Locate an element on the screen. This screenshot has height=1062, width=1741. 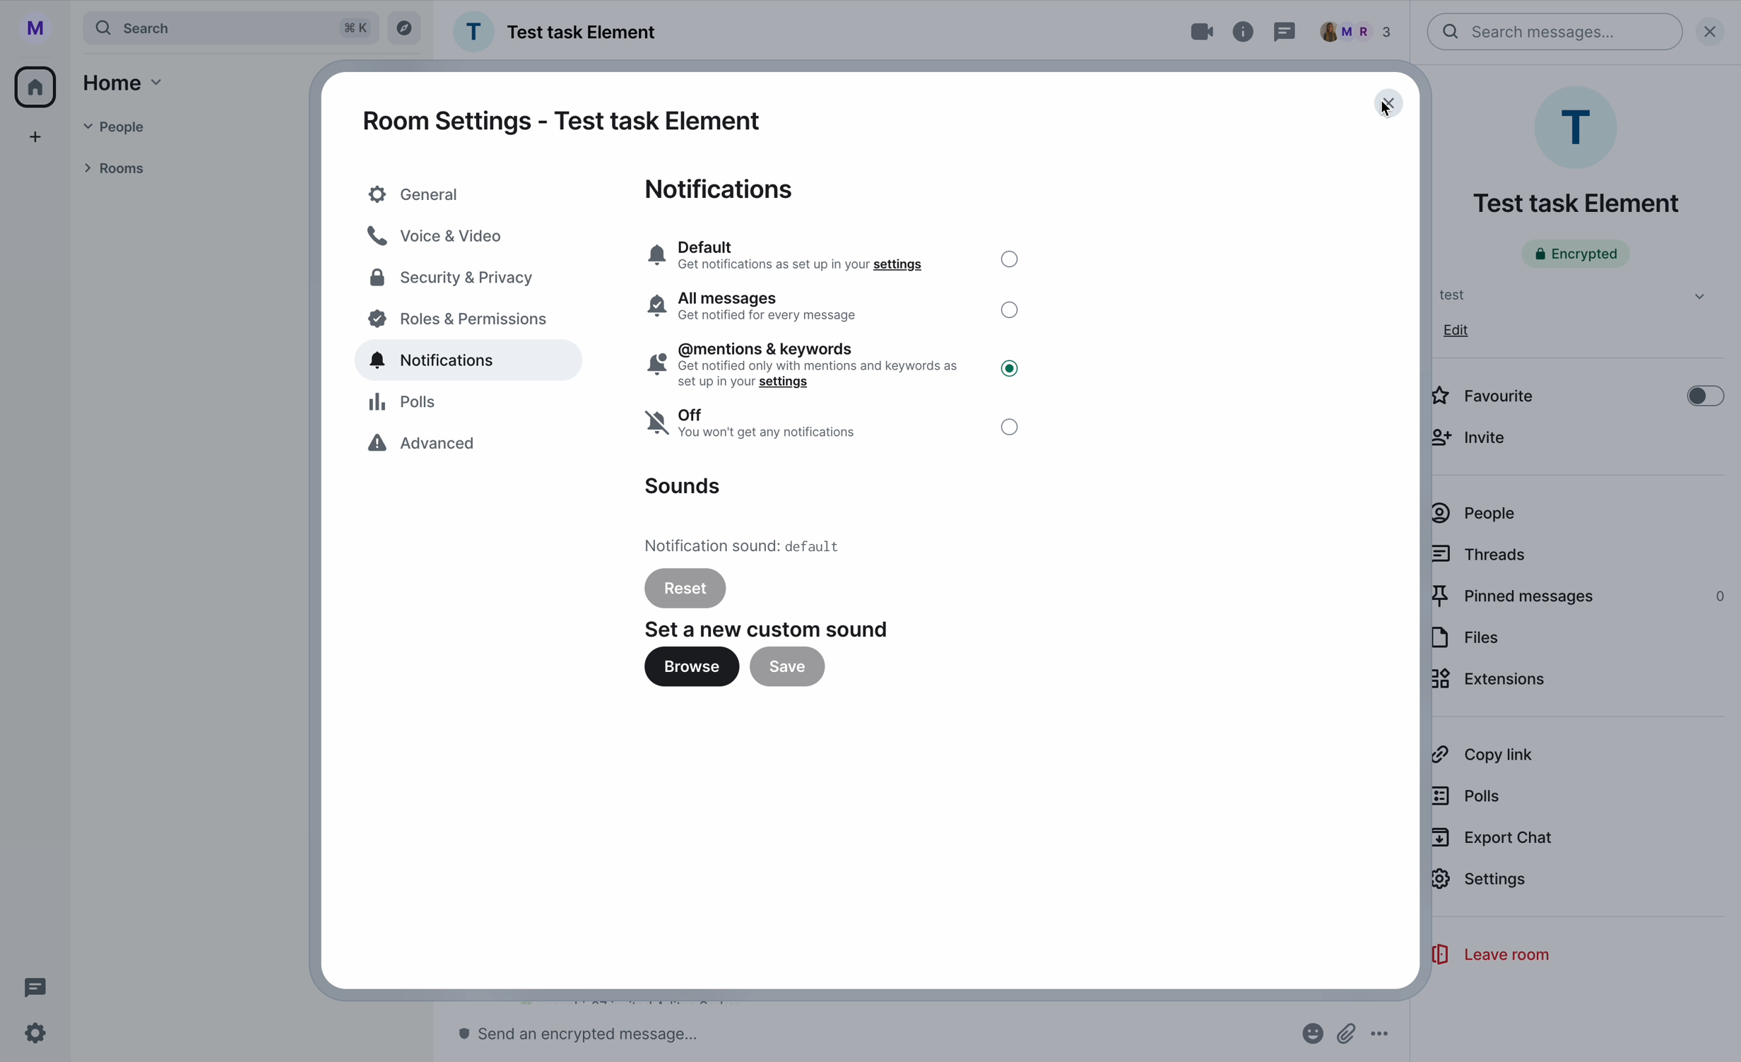
off is located at coordinates (834, 428).